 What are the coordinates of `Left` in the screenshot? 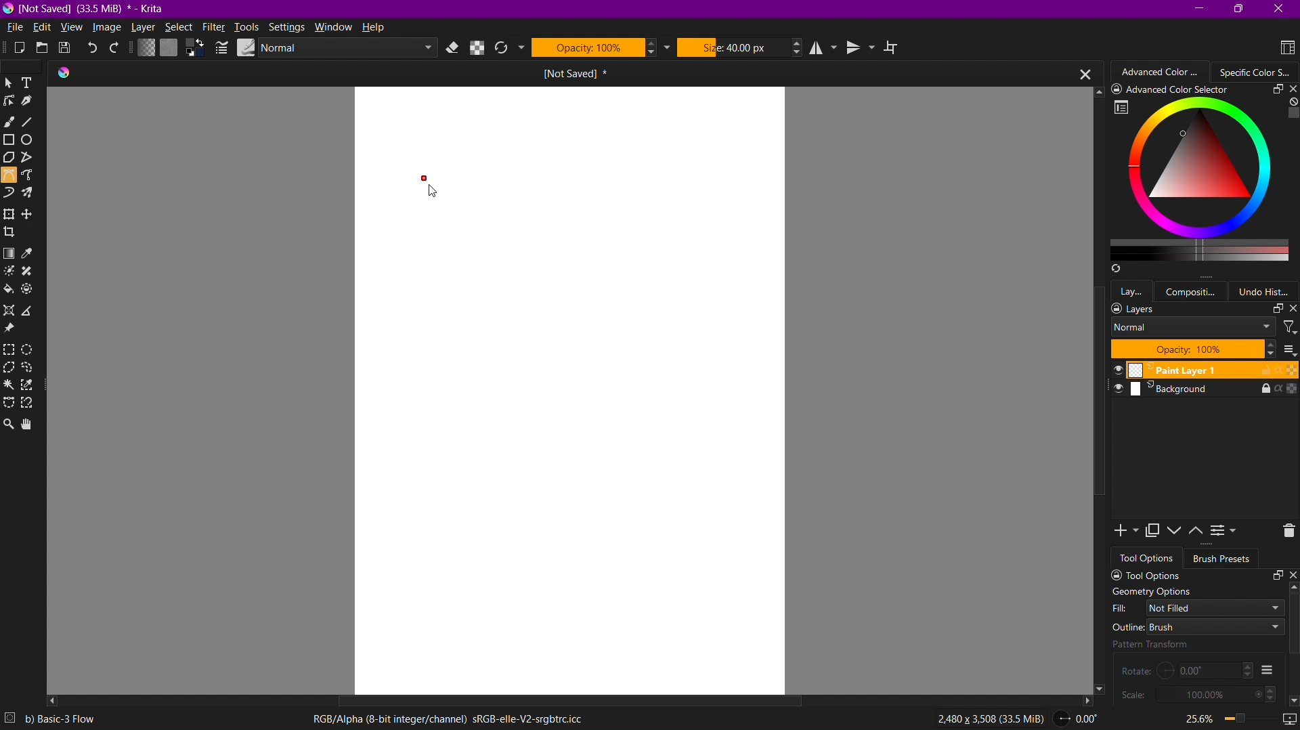 It's located at (53, 701).